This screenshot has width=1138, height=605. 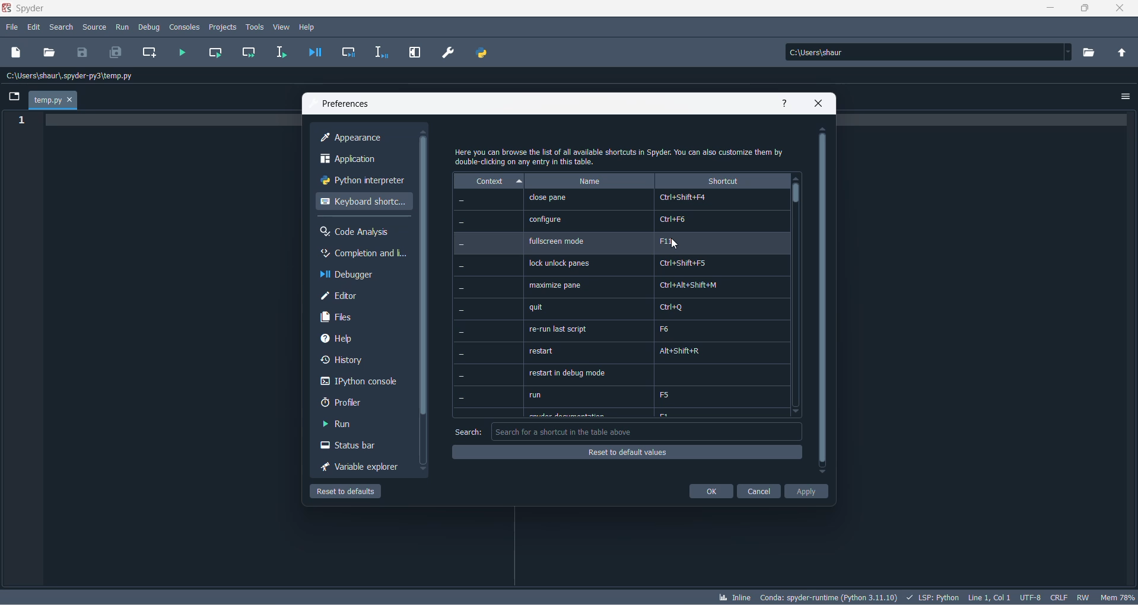 I want to click on PYTHON PATH MANAGER, so click(x=481, y=51).